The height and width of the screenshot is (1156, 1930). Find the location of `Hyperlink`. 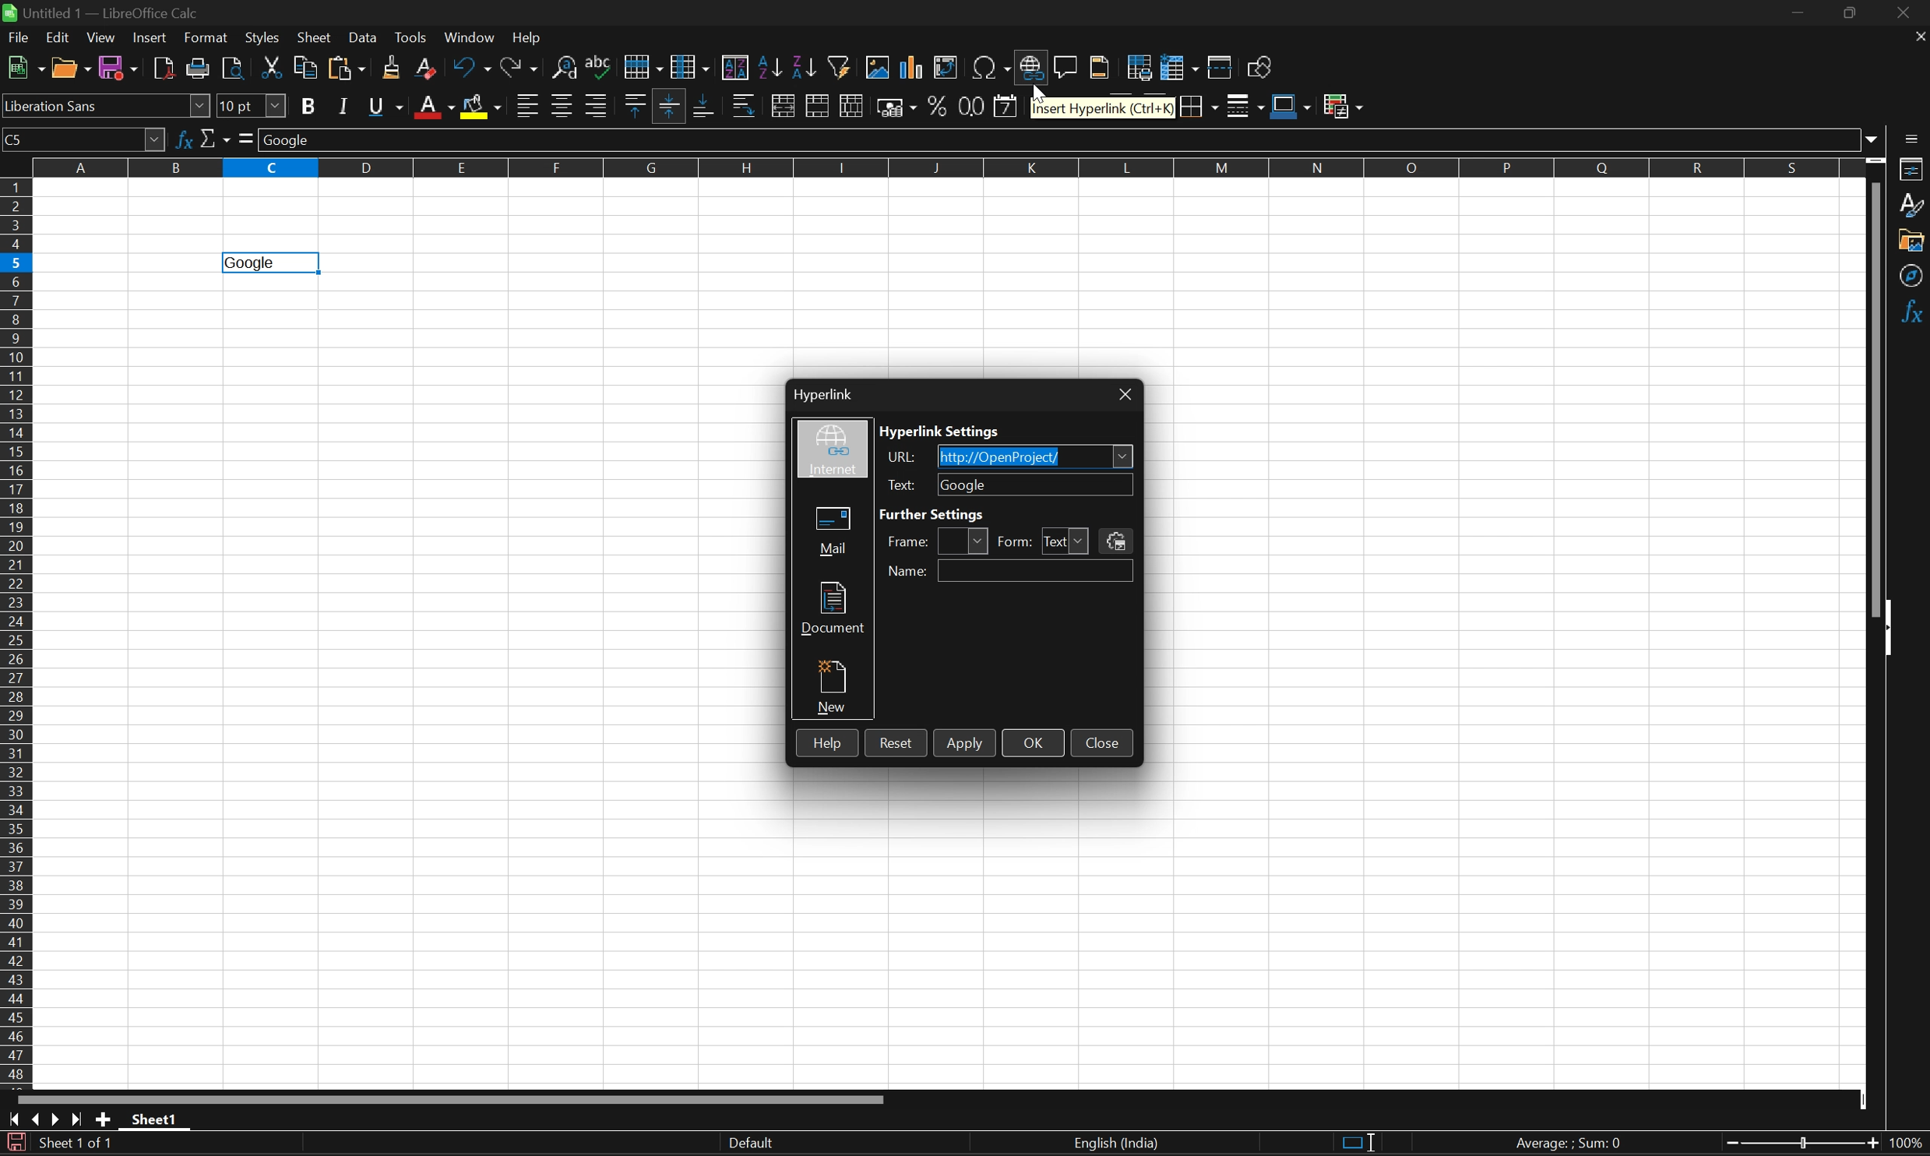

Hyperlink is located at coordinates (822, 394).